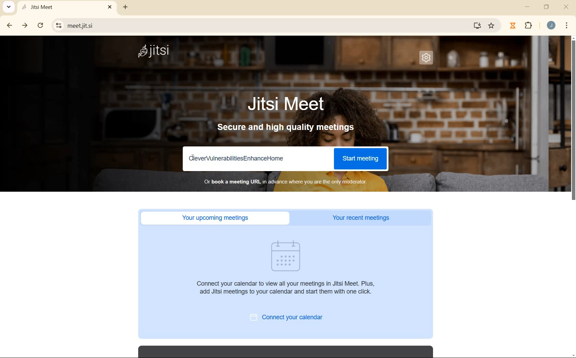  I want to click on View Site Information, so click(58, 25).